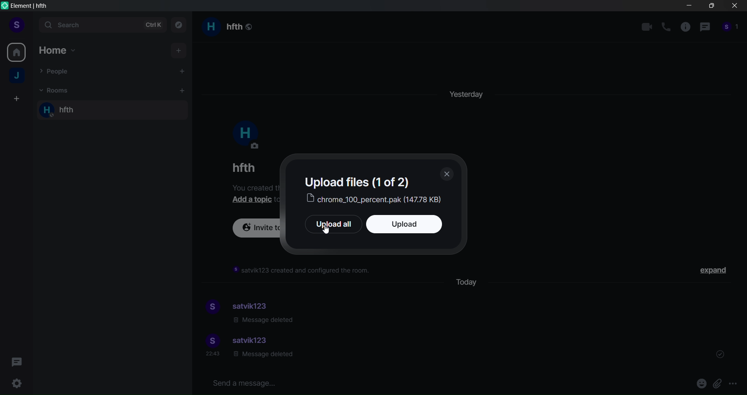  I want to click on search, so click(101, 26).